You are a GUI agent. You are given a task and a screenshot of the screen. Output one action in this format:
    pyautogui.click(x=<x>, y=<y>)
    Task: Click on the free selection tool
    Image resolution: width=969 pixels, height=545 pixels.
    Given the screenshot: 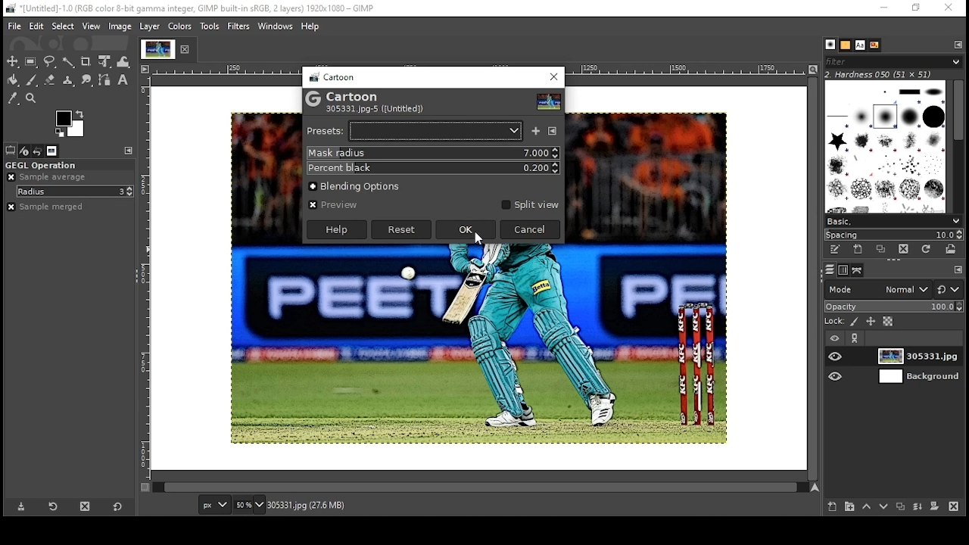 What is the action you would take?
    pyautogui.click(x=51, y=61)
    